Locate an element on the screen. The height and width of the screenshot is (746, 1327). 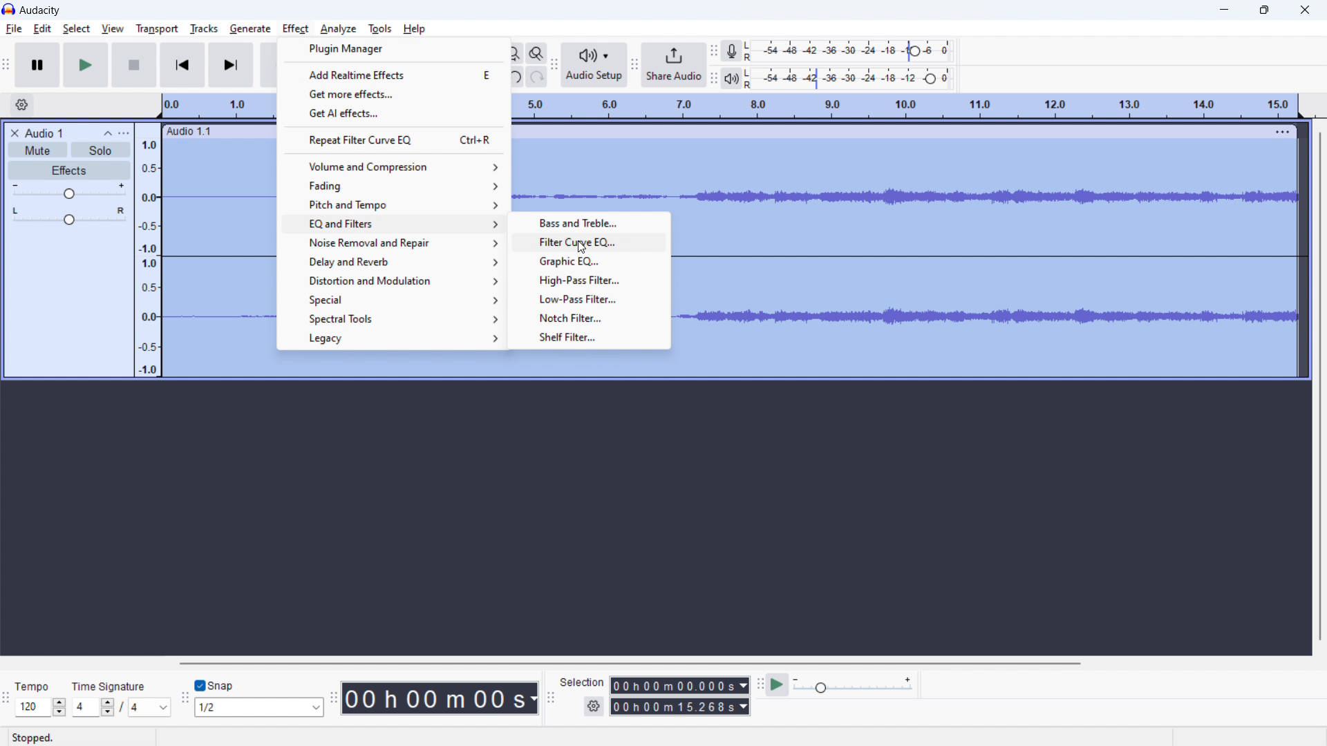
audio setup toolbar is located at coordinates (557, 67).